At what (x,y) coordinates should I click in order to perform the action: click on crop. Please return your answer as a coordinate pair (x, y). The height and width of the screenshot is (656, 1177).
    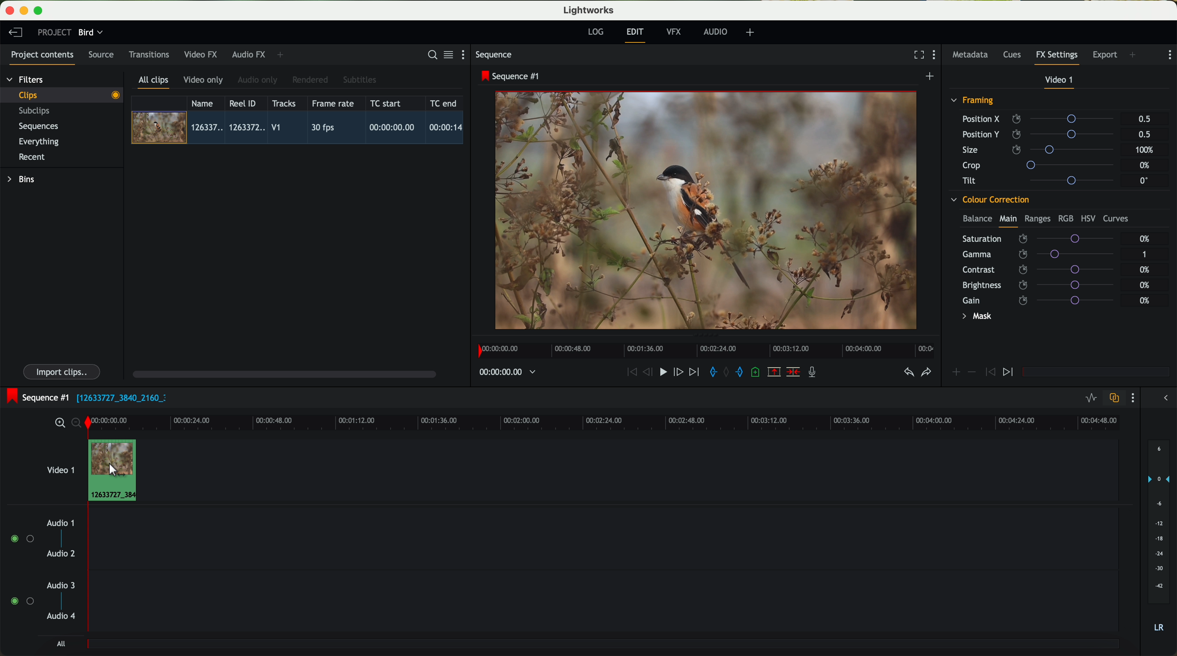
    Looking at the image, I should click on (1042, 165).